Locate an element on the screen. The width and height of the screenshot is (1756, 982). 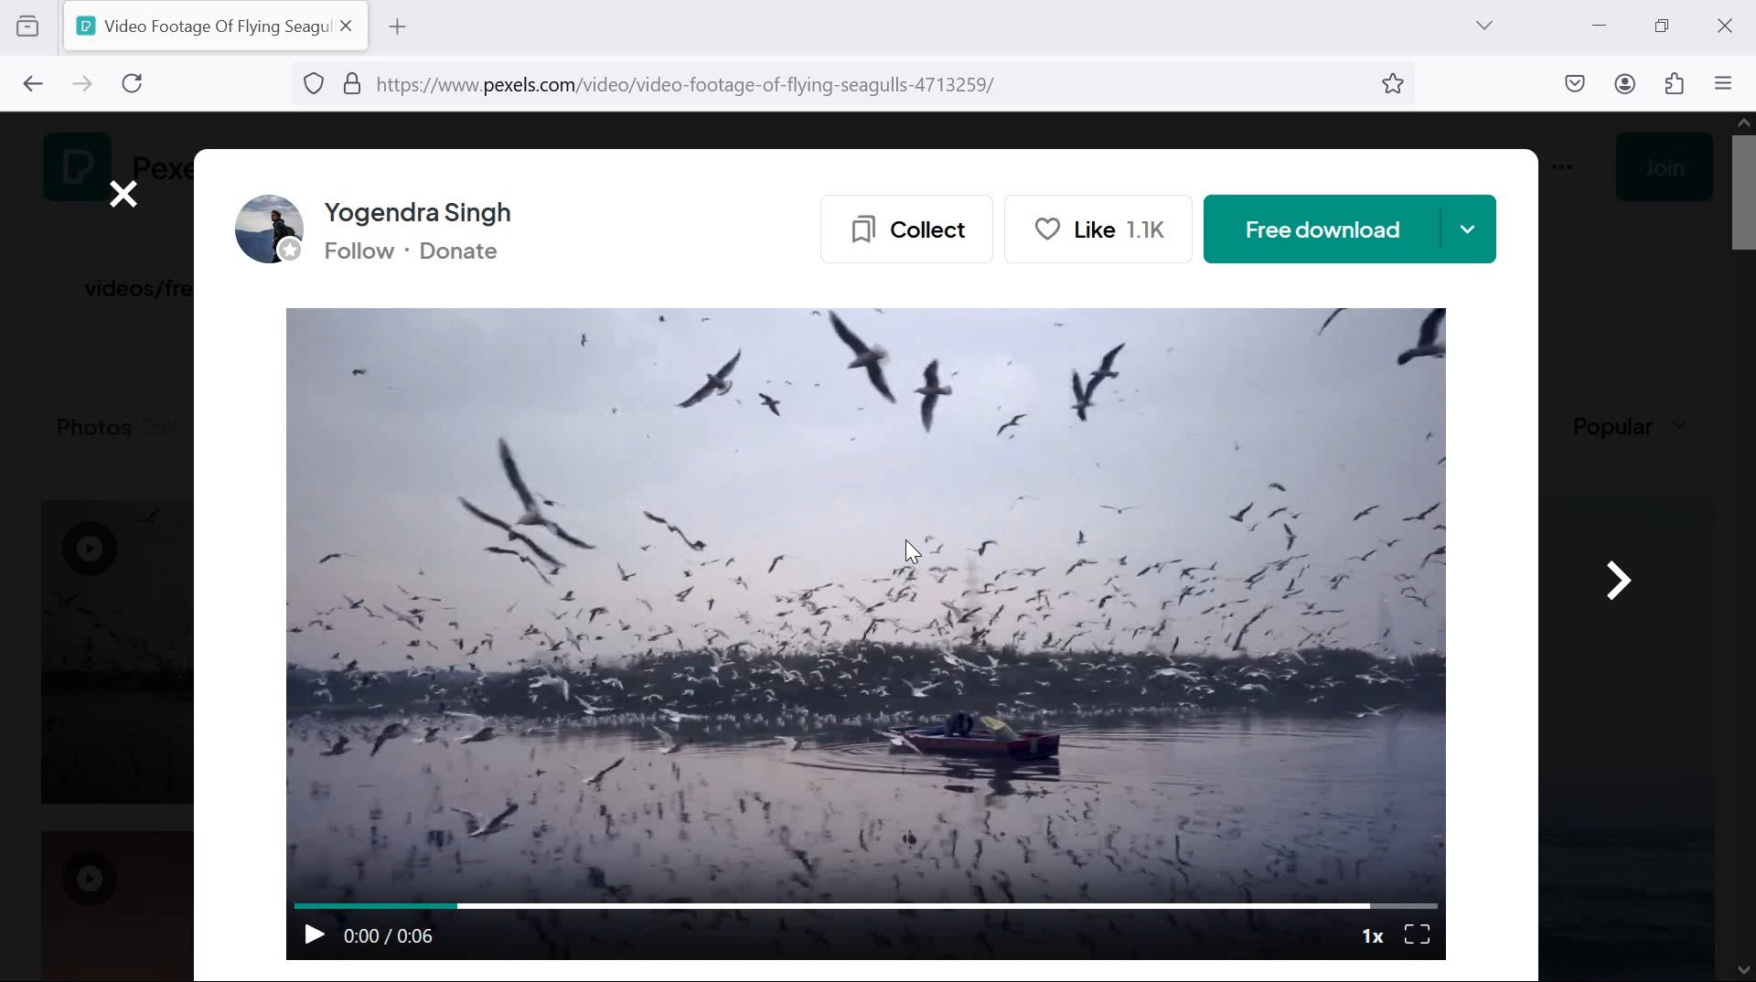
downloads is located at coordinates (1577, 81).